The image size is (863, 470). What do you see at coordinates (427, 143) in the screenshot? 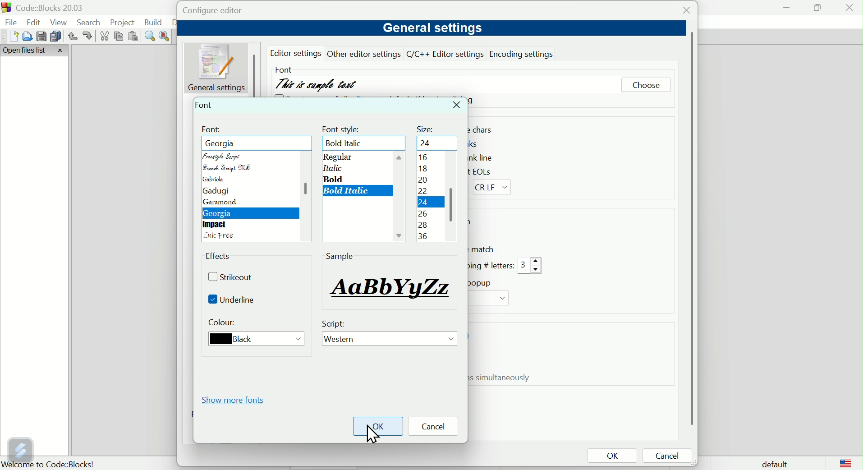
I see `24` at bounding box center [427, 143].